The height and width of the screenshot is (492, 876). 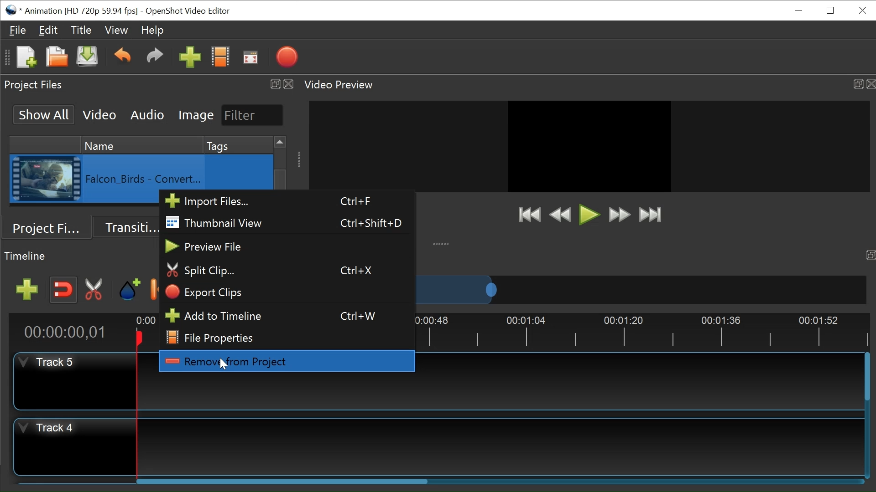 I want to click on Add Track, so click(x=27, y=290).